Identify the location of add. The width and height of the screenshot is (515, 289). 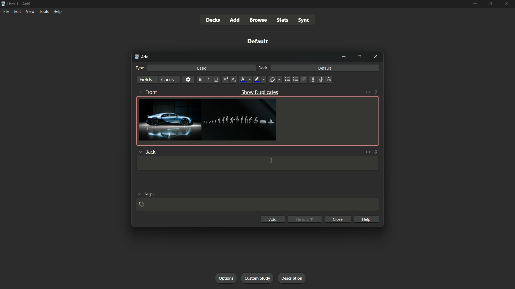
(142, 57).